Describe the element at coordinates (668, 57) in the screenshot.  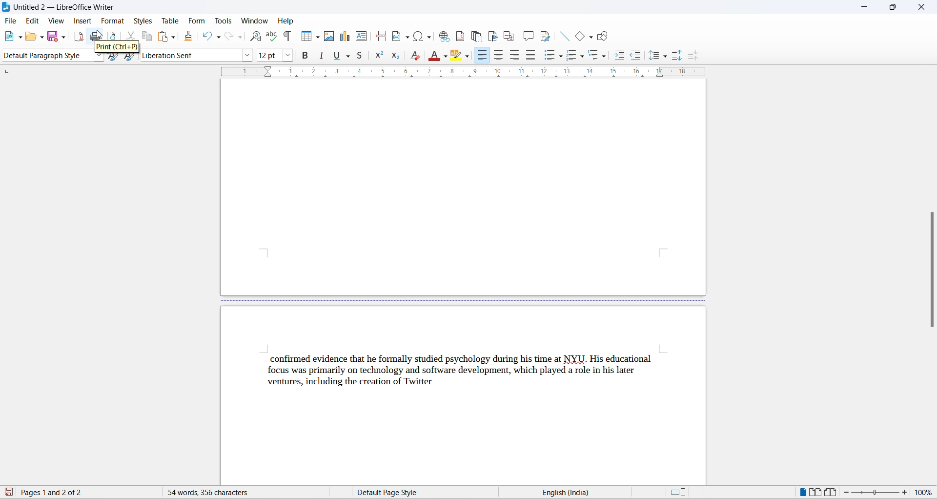
I see `line spacing options` at that location.